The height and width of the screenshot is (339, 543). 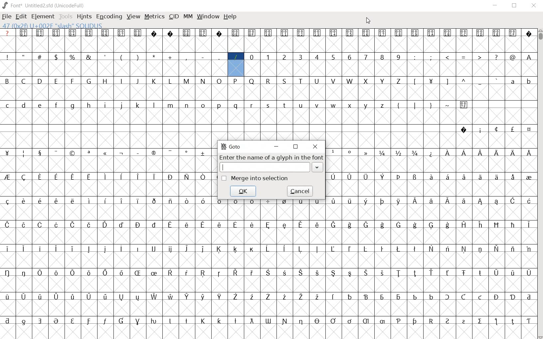 What do you see at coordinates (73, 33) in the screenshot?
I see `glyph` at bounding box center [73, 33].